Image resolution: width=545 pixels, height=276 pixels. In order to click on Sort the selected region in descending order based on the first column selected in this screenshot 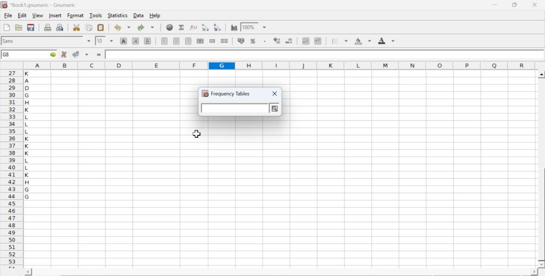, I will do `click(218, 26)`.